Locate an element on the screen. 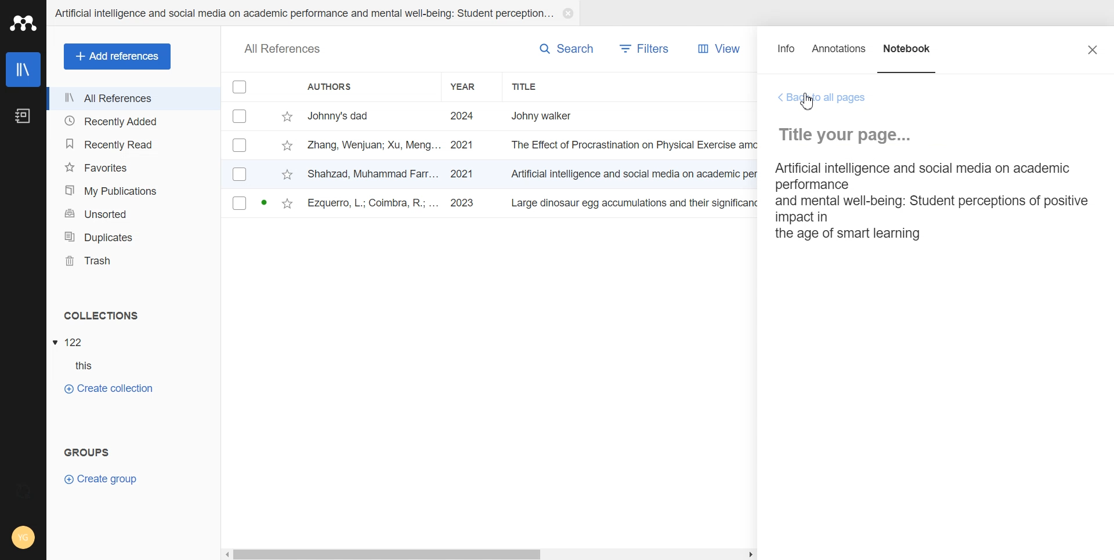 The height and width of the screenshot is (560, 1114). 2023 is located at coordinates (464, 203).